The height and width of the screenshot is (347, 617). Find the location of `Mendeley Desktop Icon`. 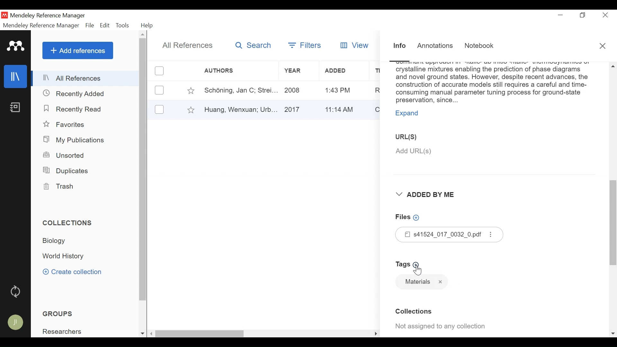

Mendeley Desktop Icon is located at coordinates (4, 15).